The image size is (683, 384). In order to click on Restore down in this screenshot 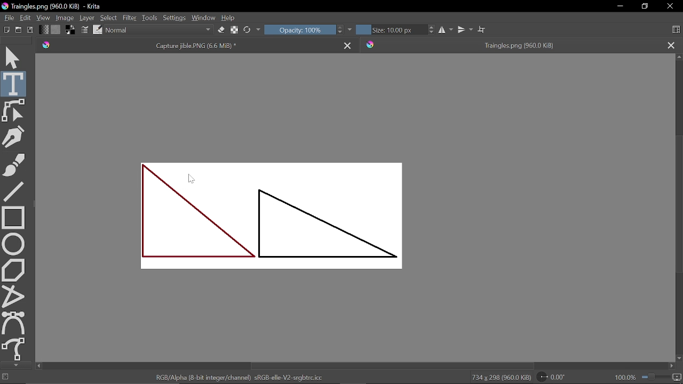, I will do `click(646, 7)`.